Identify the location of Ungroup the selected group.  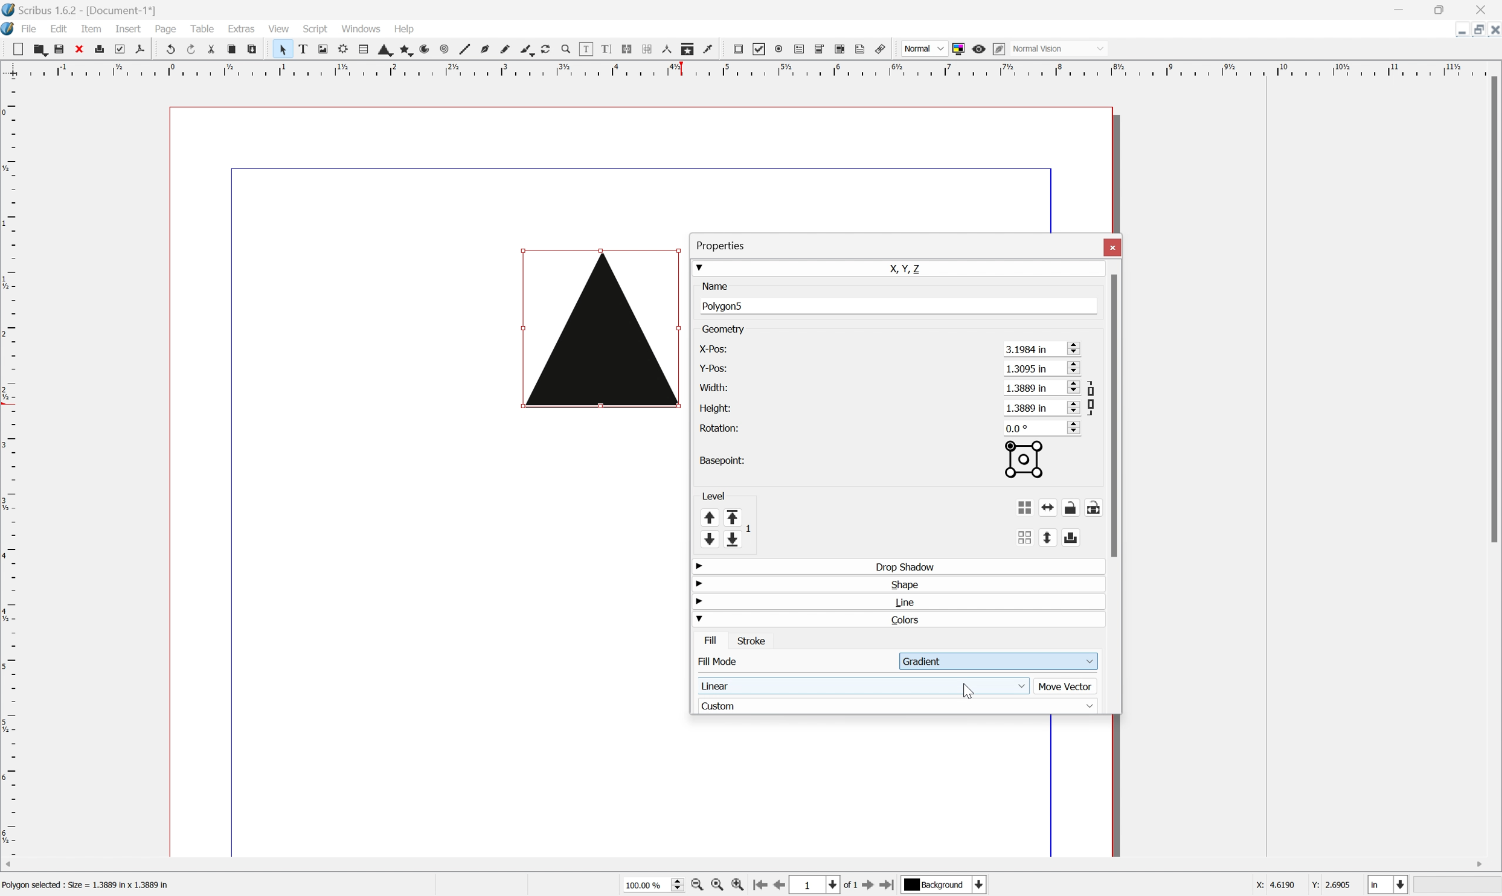
(1038, 536).